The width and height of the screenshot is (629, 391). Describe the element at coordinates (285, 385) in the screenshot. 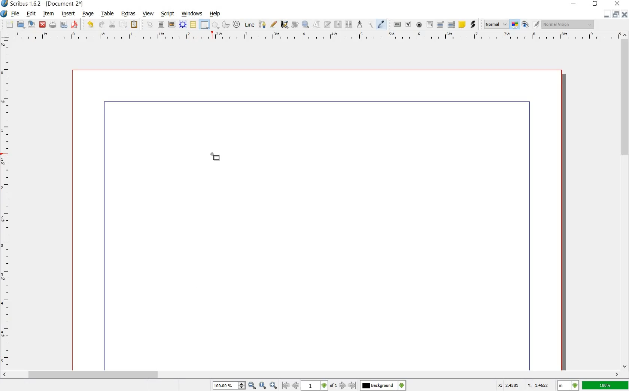

I see `go to first page` at that location.